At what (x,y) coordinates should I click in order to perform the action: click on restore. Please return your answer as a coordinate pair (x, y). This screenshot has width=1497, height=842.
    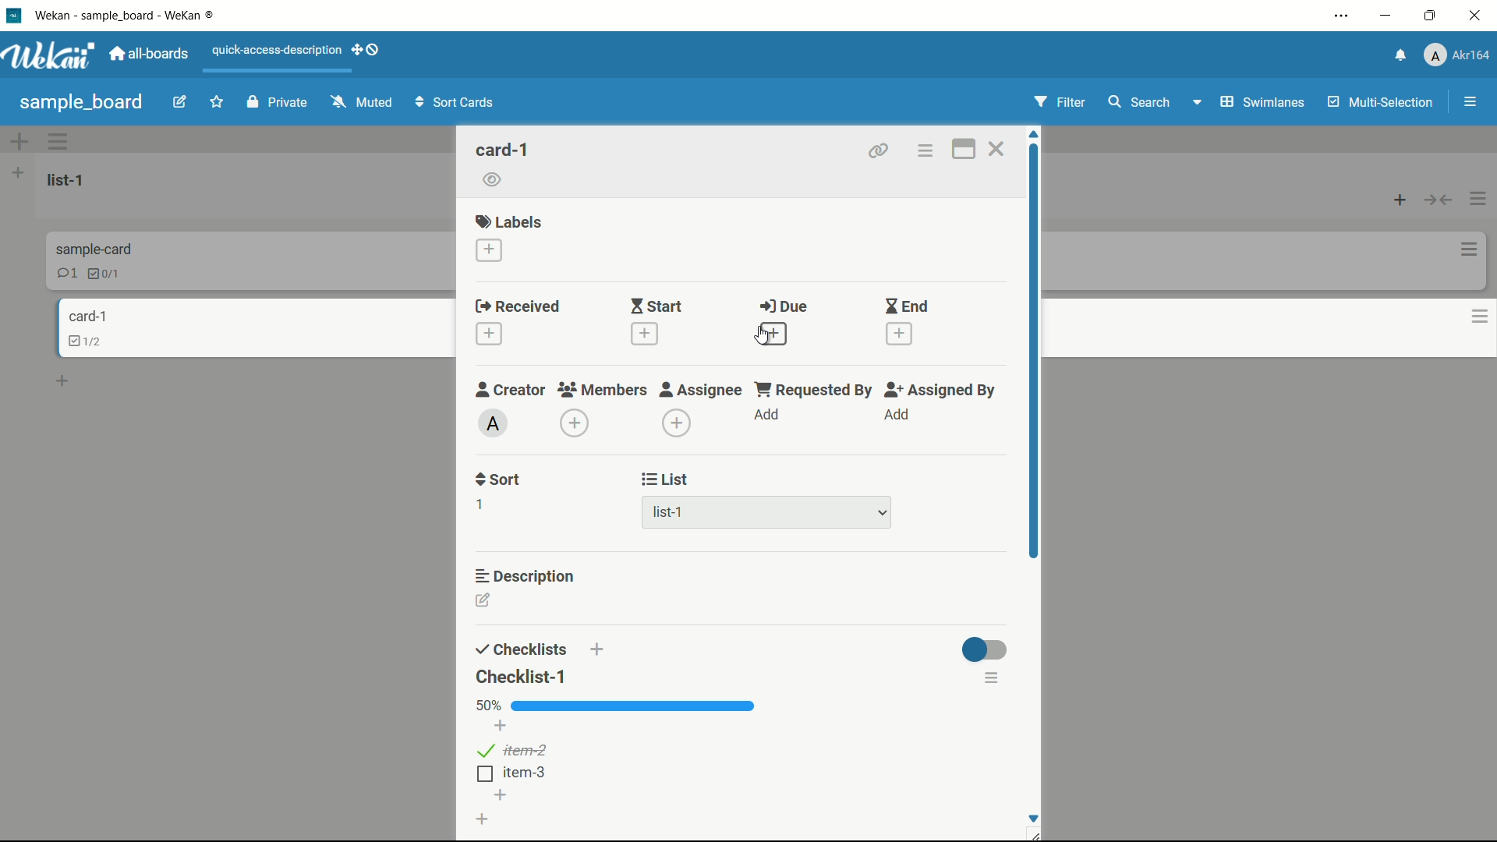
    Looking at the image, I should click on (1431, 16).